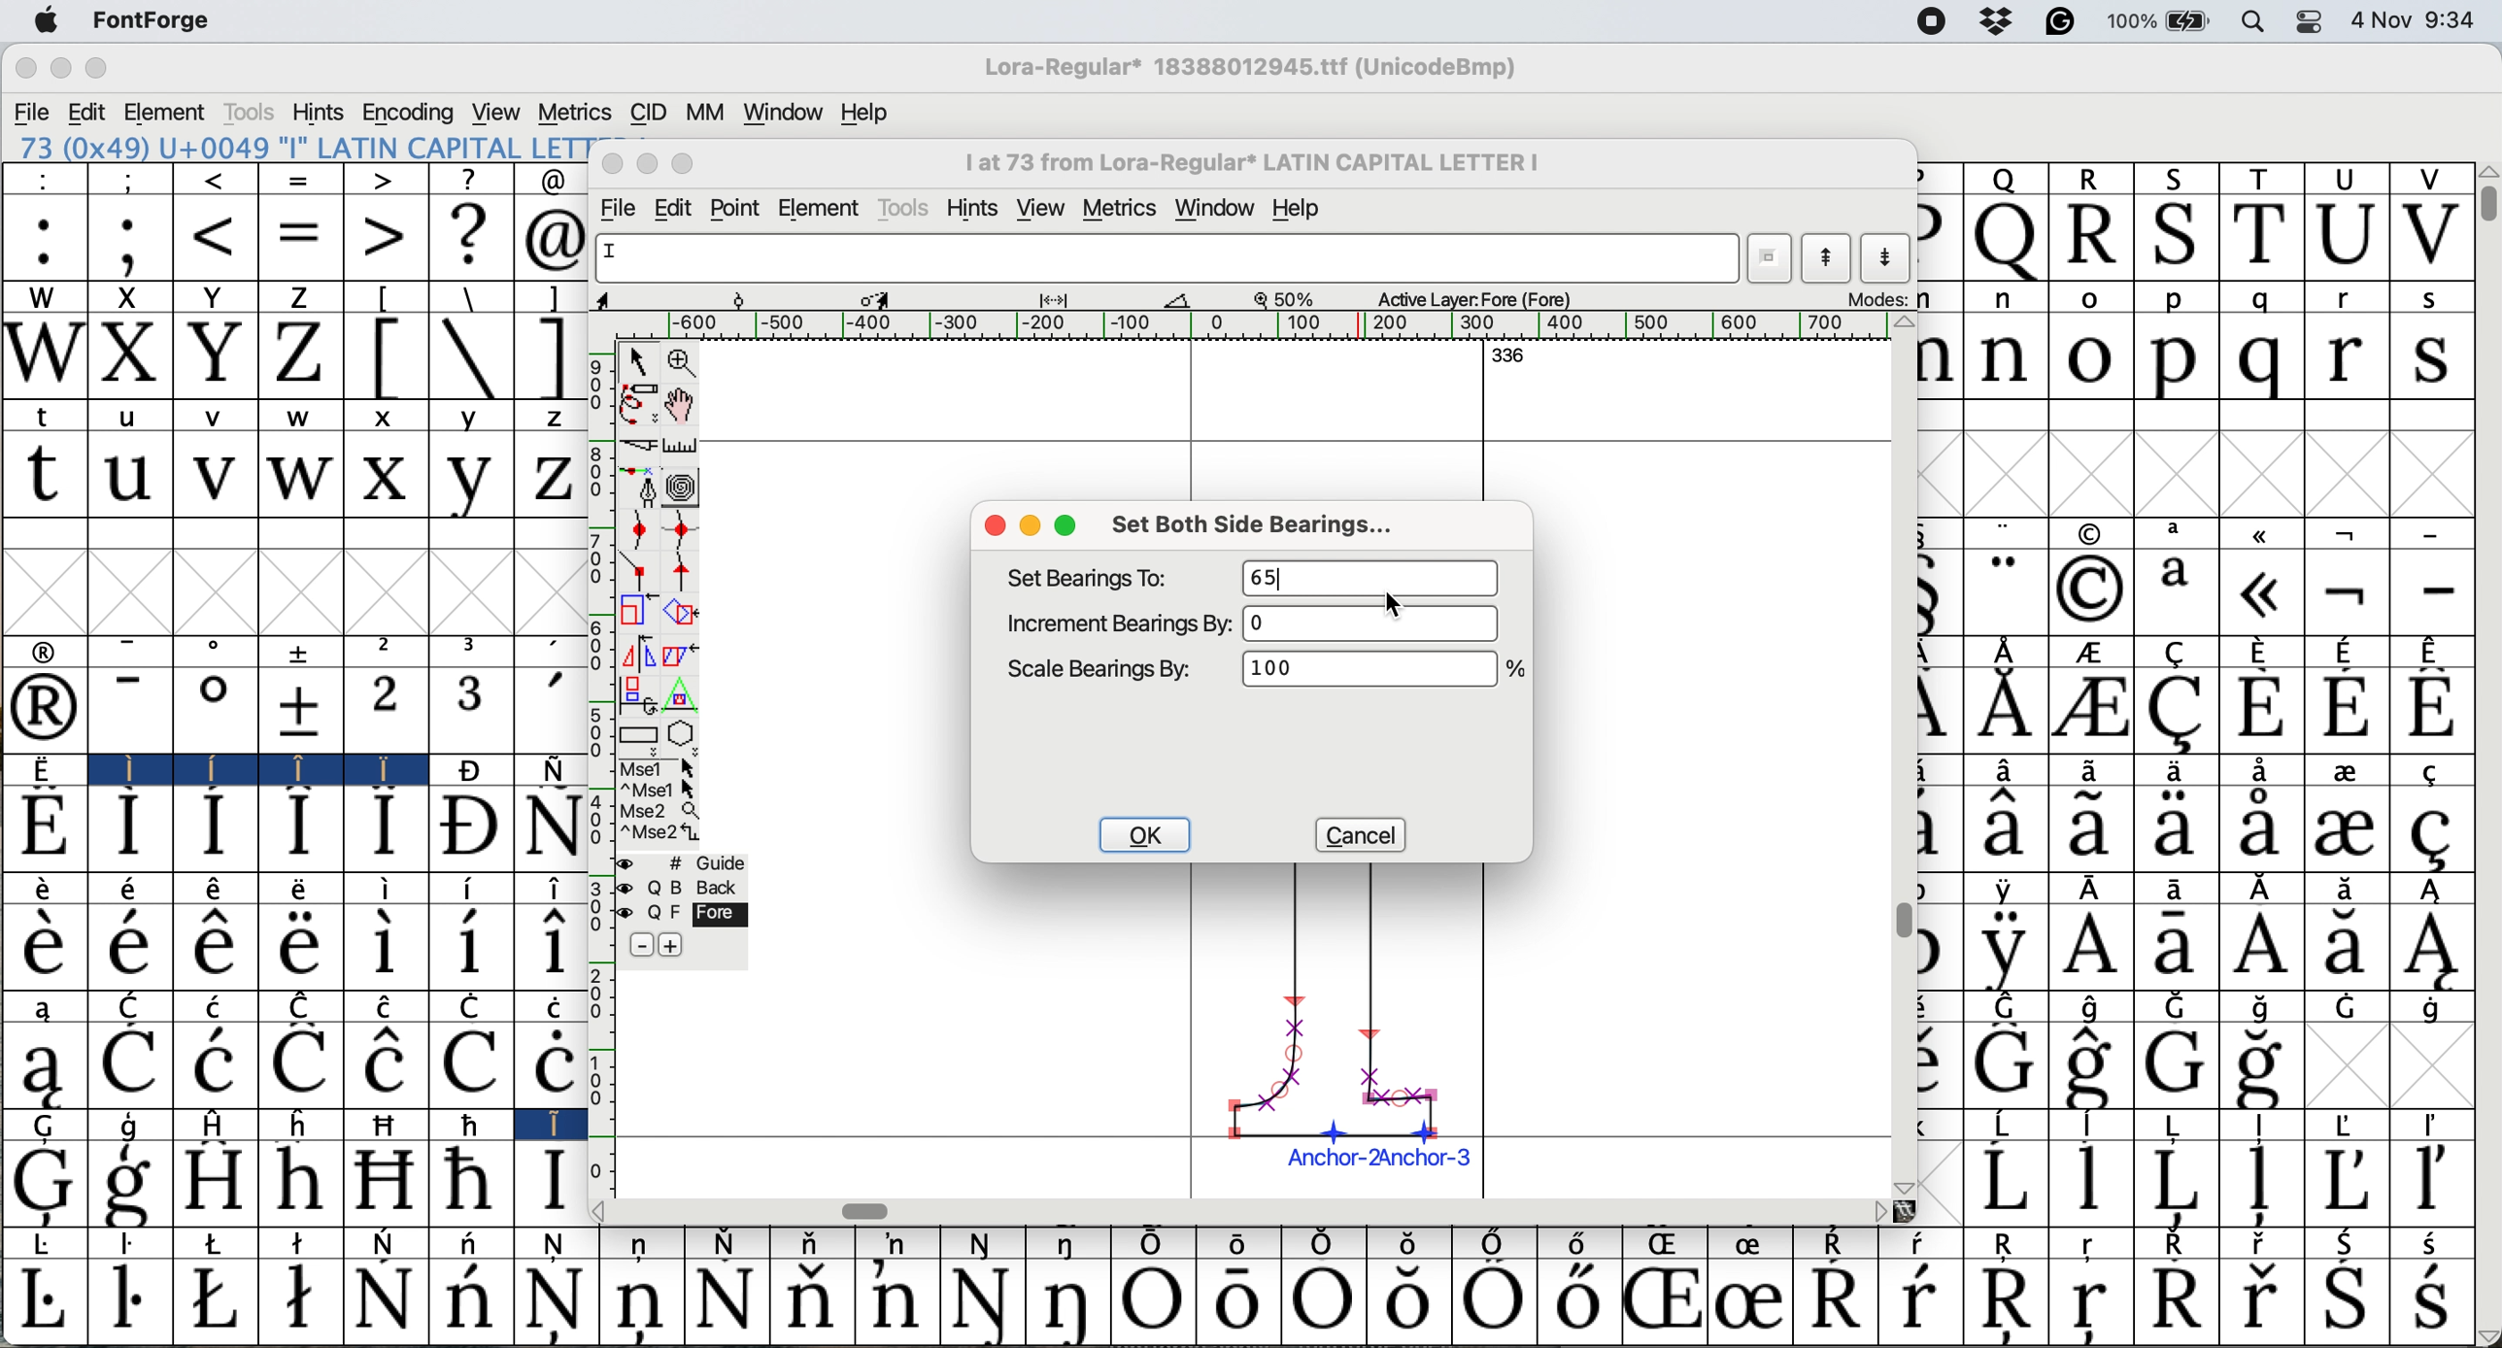 Image resolution: width=2502 pixels, height=1348 pixels. Describe the element at coordinates (129, 475) in the screenshot. I see `u` at that location.